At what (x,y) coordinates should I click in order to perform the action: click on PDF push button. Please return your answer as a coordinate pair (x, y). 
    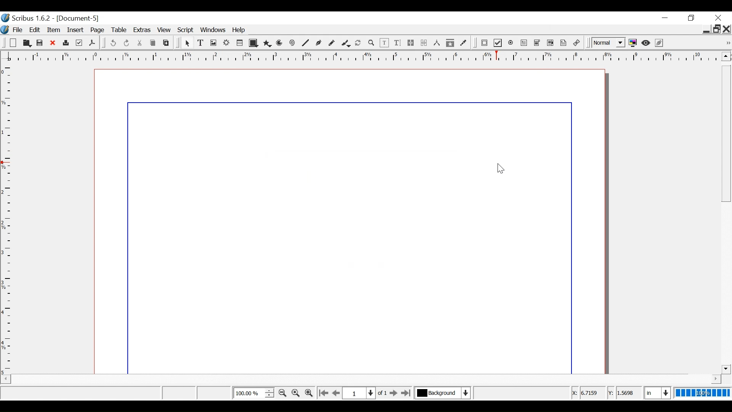
    Looking at the image, I should click on (484, 43).